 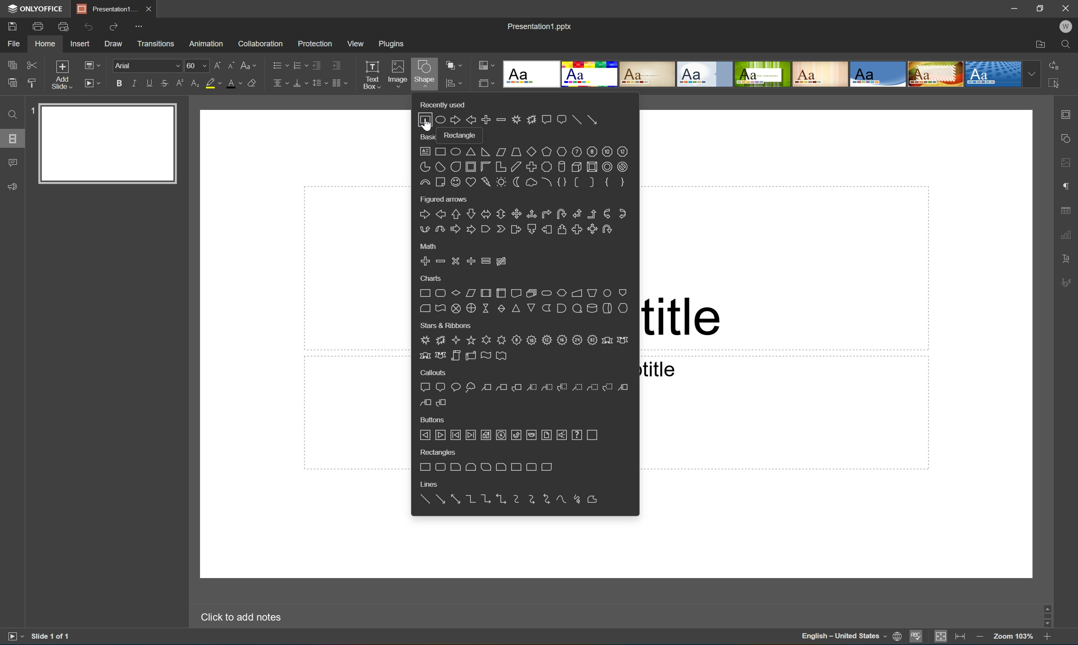 I want to click on Plugins, so click(x=390, y=44).